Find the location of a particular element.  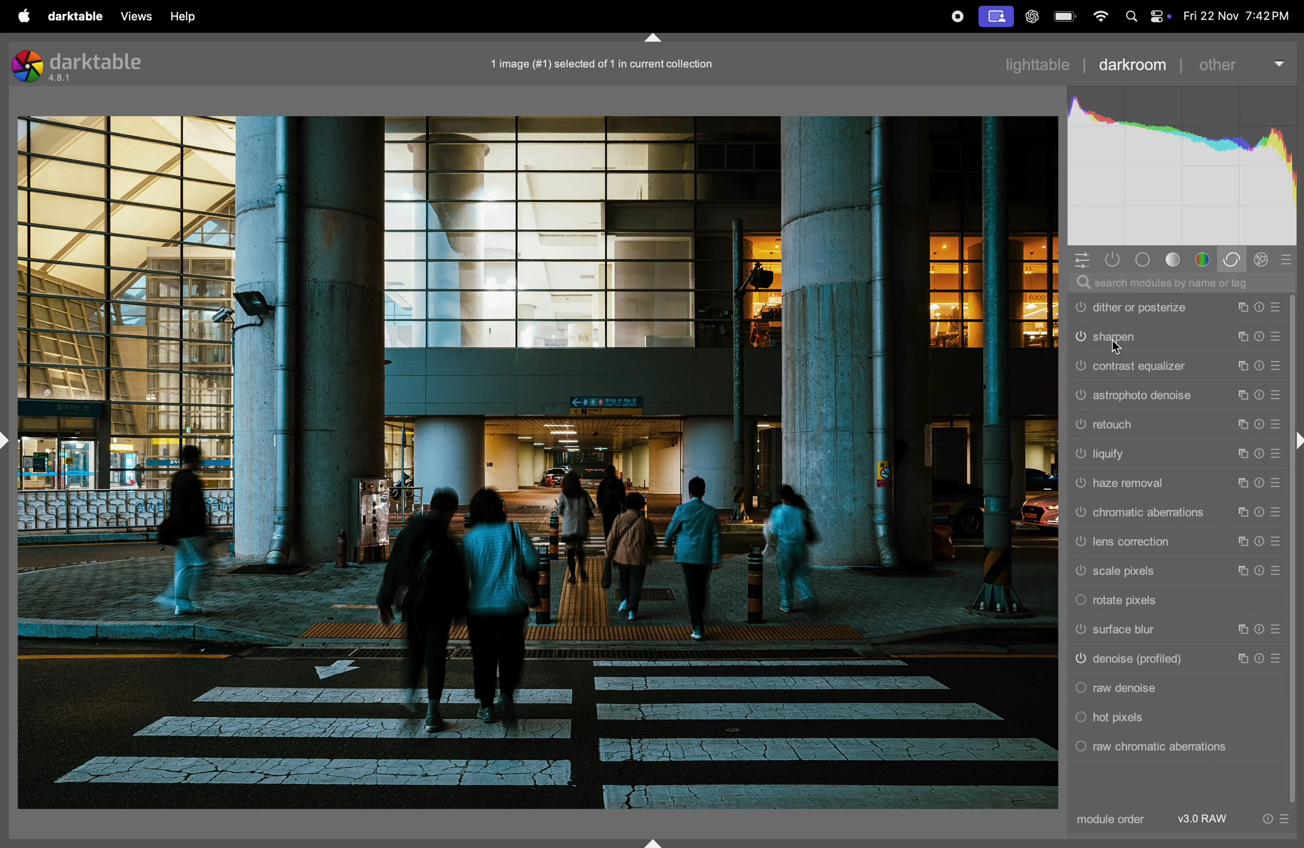

spotlight search is located at coordinates (1131, 18).